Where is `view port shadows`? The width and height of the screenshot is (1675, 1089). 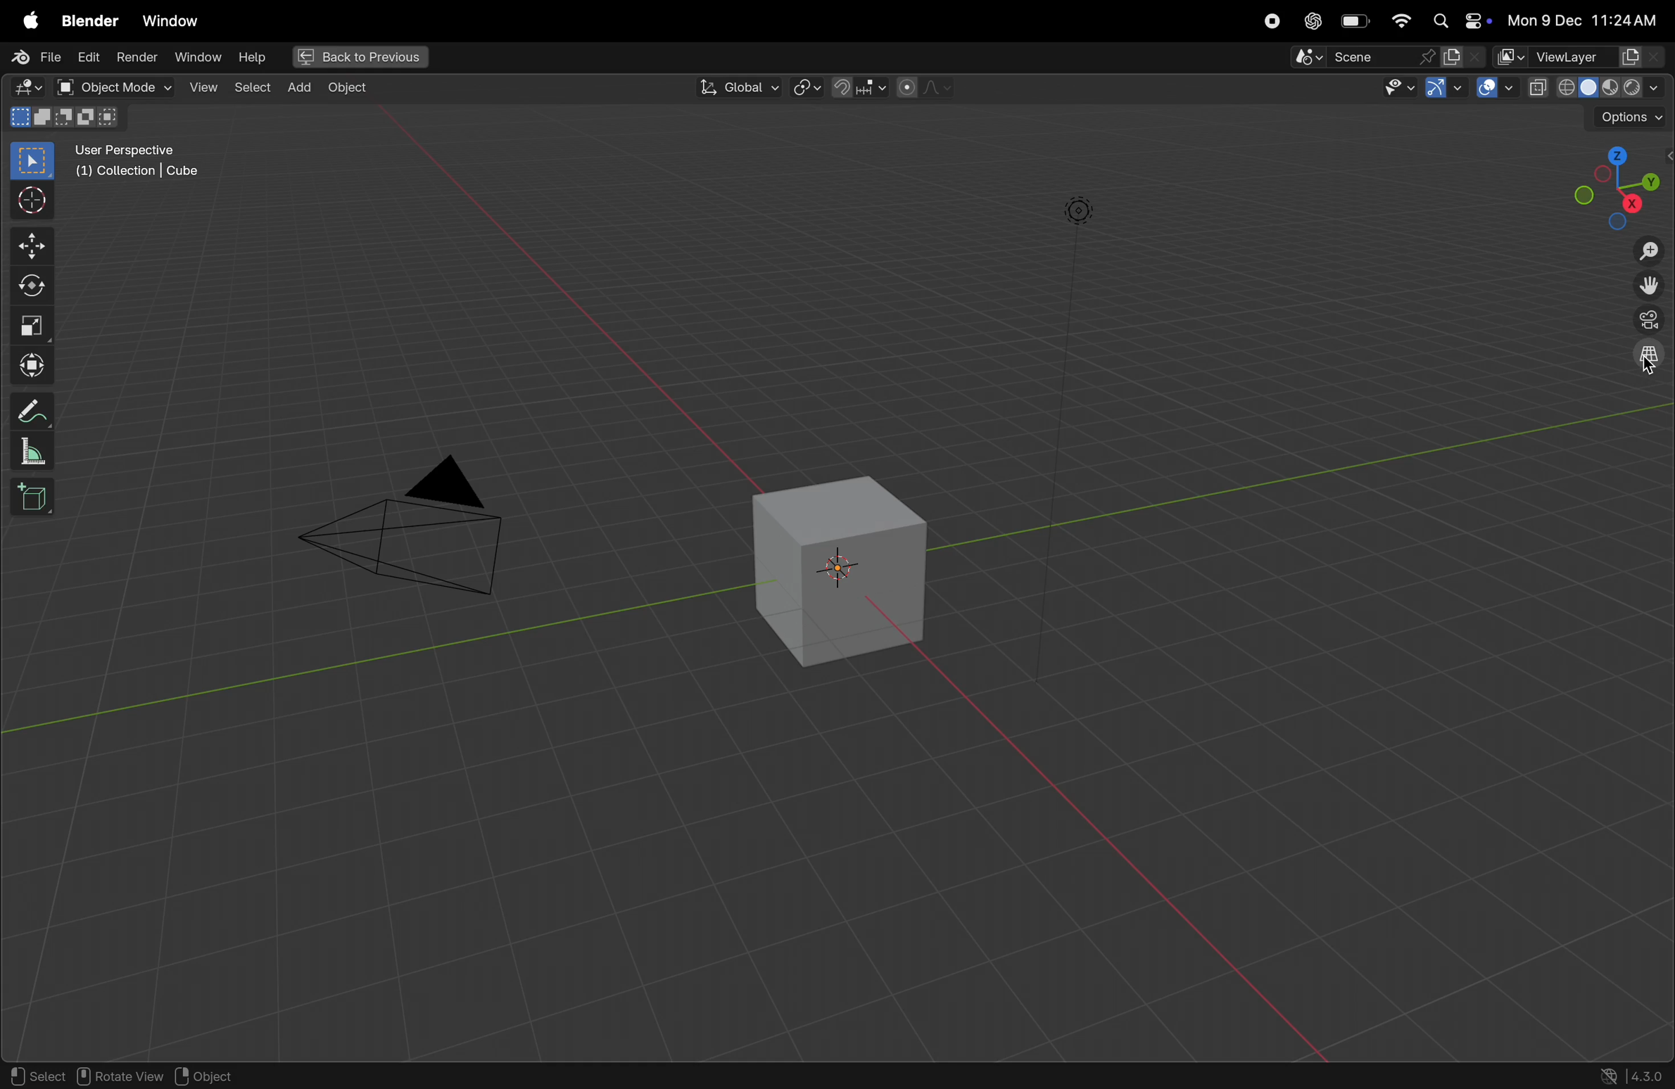
view port shadows is located at coordinates (1595, 85).